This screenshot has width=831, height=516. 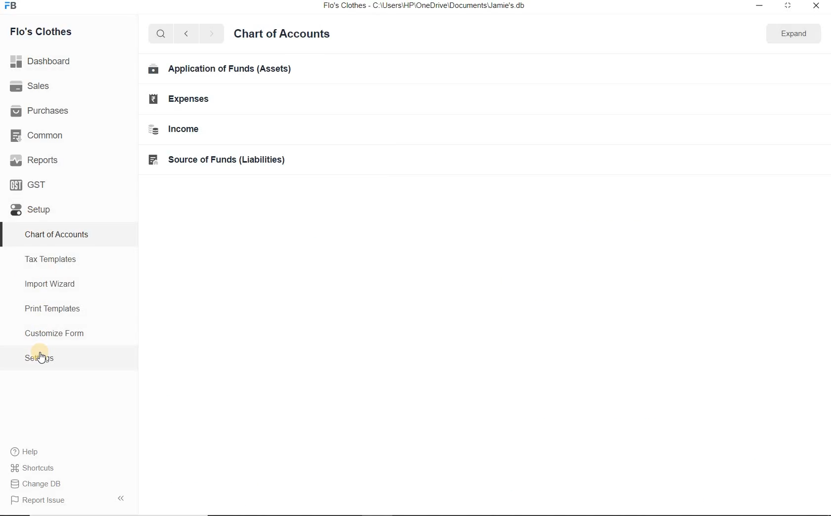 What do you see at coordinates (24, 451) in the screenshot?
I see `Help` at bounding box center [24, 451].